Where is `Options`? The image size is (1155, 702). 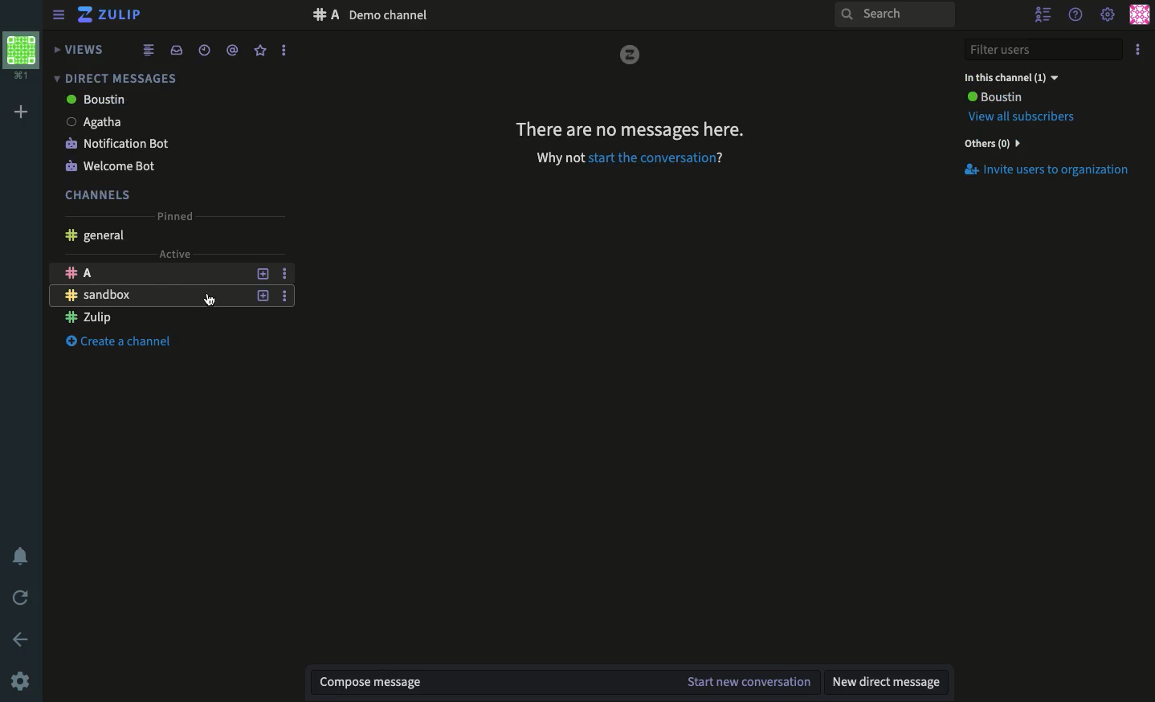
Options is located at coordinates (284, 272).